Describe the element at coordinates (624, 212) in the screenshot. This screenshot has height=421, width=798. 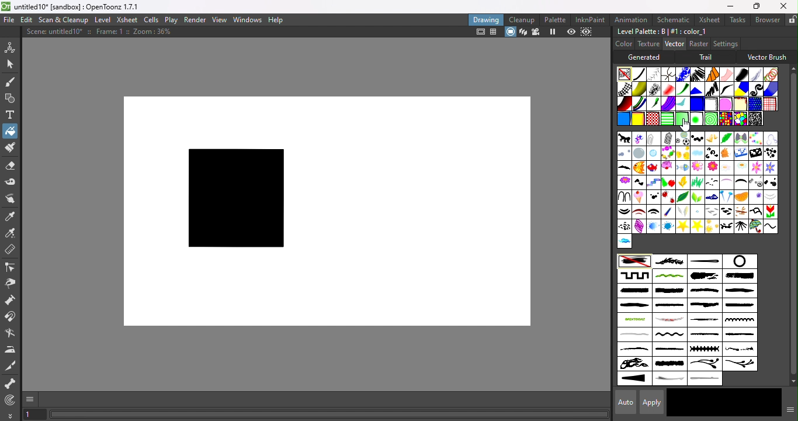
I see `pare` at that location.